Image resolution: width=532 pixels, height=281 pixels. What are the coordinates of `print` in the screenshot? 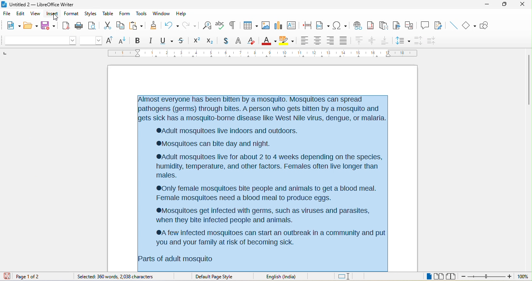 It's located at (79, 25).